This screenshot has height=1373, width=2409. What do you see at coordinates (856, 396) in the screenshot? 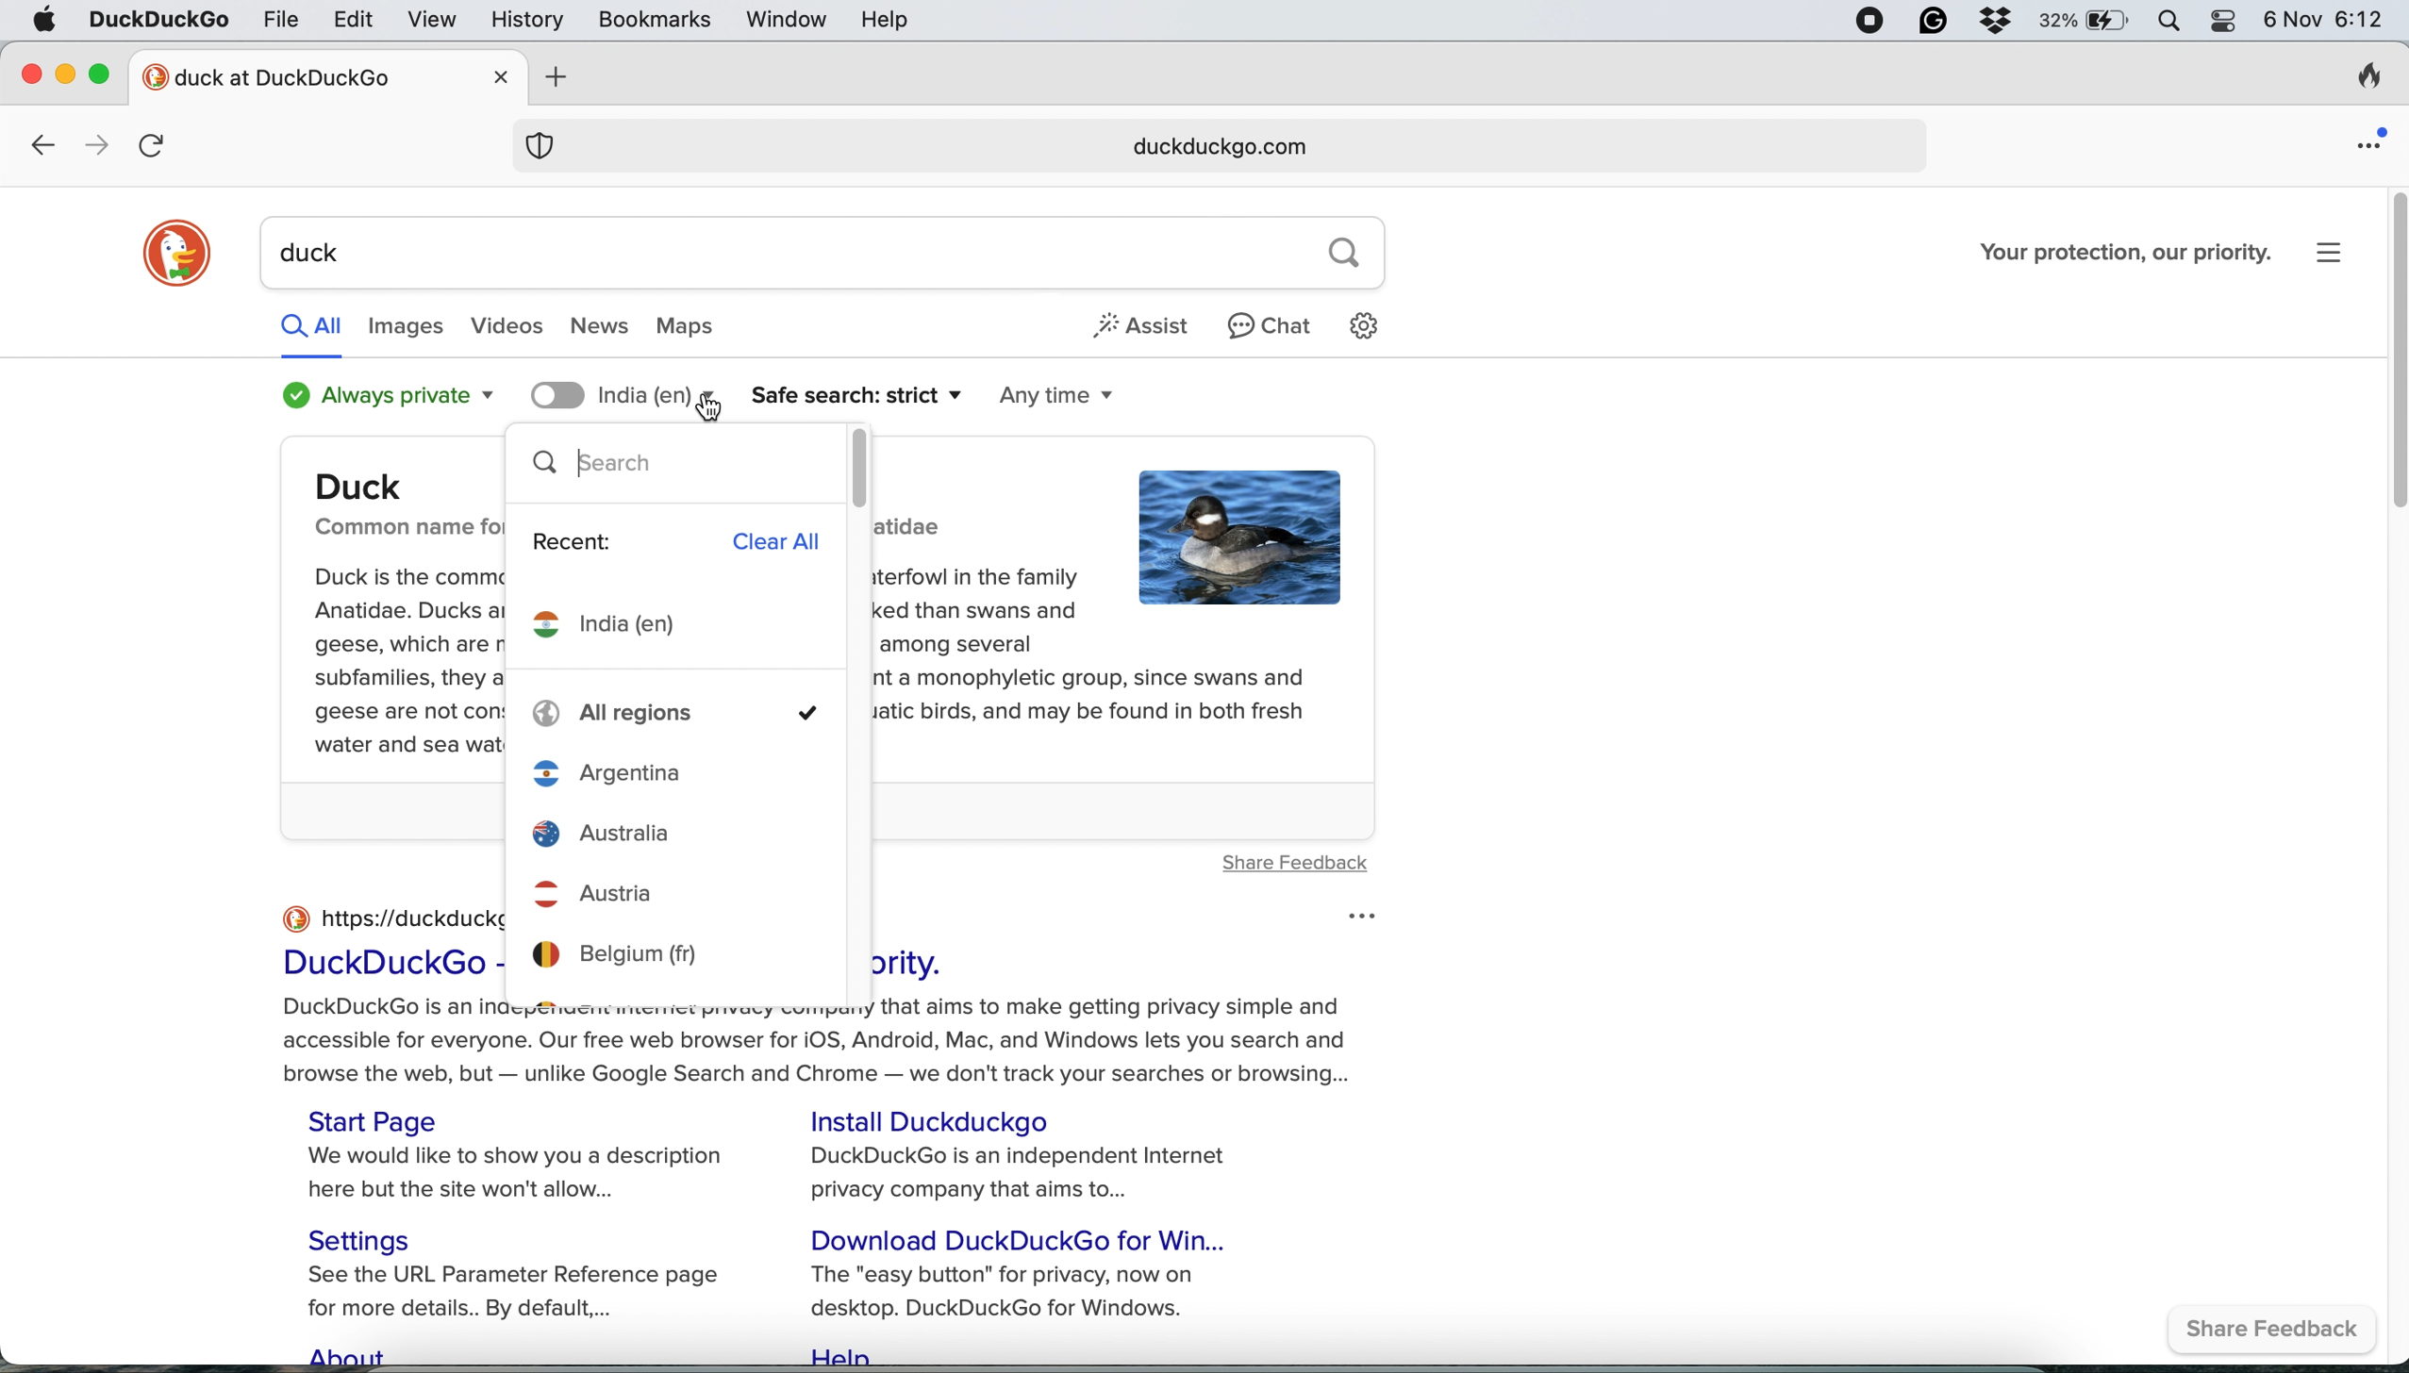
I see `safe search` at bounding box center [856, 396].